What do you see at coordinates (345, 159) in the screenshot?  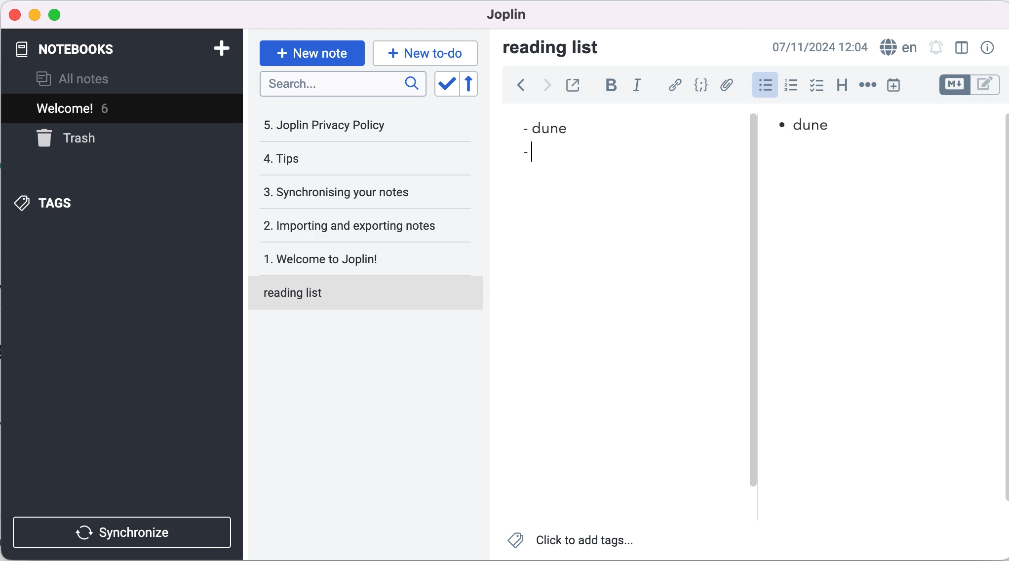 I see `tips` at bounding box center [345, 159].